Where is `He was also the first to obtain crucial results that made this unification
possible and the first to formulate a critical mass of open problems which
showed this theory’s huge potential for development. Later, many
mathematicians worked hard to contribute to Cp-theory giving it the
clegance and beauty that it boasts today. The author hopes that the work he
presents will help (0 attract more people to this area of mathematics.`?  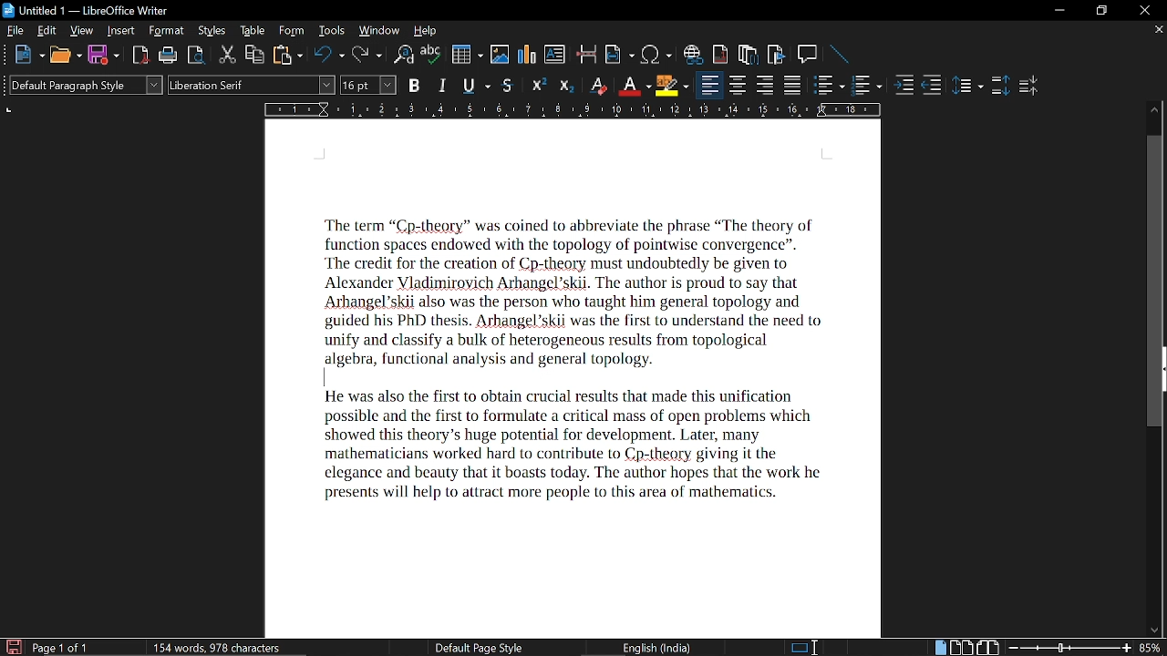
He was also the first to obtain crucial results that made this unification
possible and the first to formulate a critical mass of open problems which
showed this theory’s huge potential for development. Later, many
mathematicians worked hard to contribute to Cp-theory giving it the
clegance and beauty that it boasts today. The author hopes that the work he
presents will help (0 attract more people to this area of mathematics. is located at coordinates (584, 446).